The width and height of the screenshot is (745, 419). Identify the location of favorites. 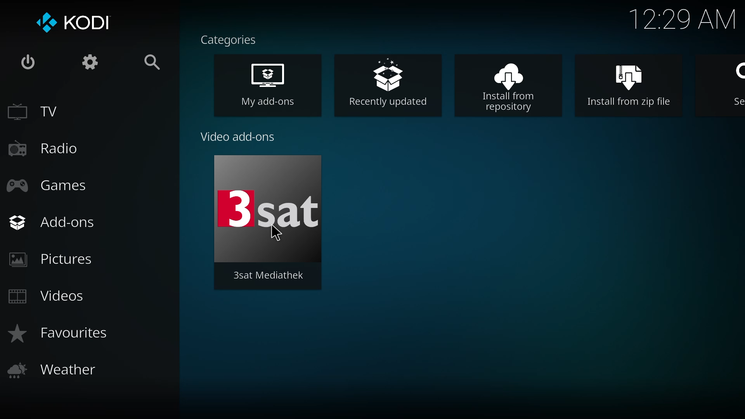
(62, 334).